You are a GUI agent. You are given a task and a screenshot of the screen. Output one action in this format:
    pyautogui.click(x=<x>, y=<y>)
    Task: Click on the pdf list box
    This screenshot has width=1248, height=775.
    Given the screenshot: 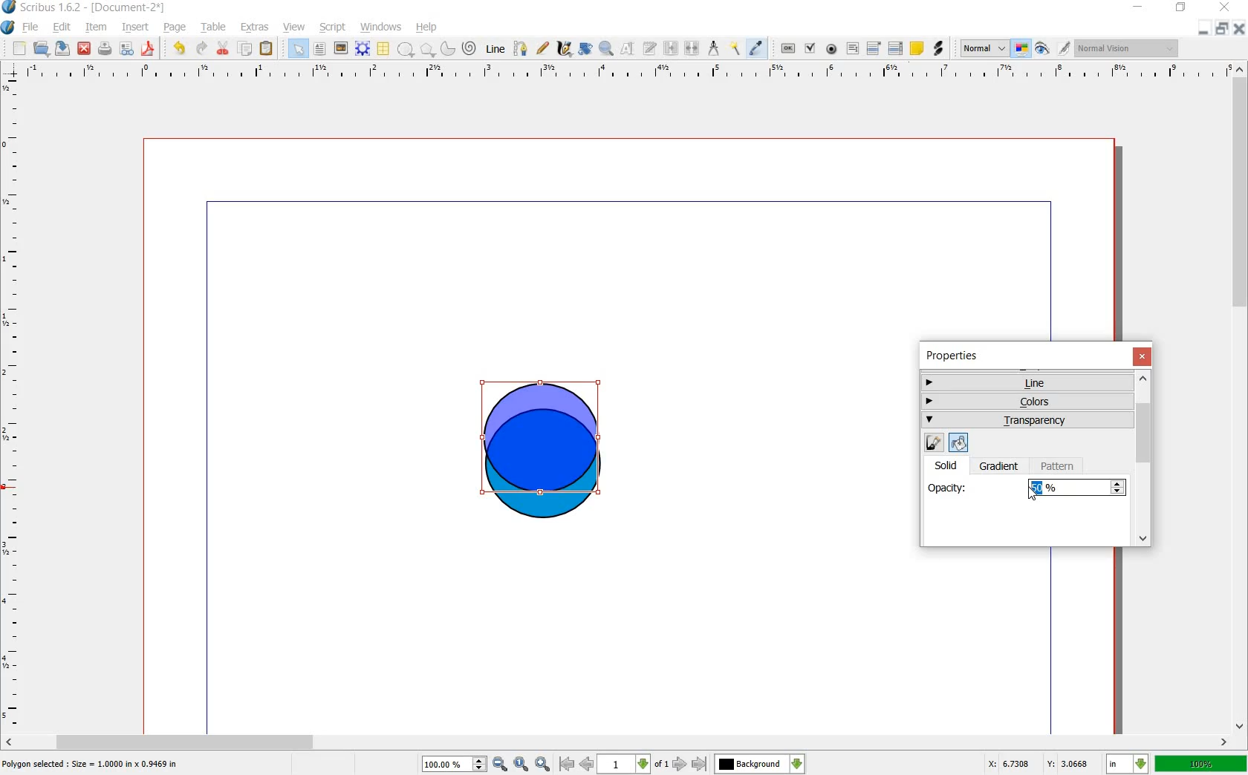 What is the action you would take?
    pyautogui.click(x=895, y=47)
    